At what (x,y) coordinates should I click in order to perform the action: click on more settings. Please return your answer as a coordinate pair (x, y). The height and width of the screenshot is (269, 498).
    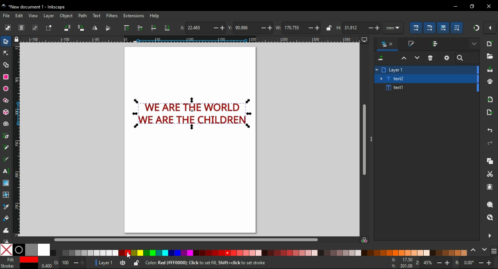
    Looking at the image, I should click on (494, 251).